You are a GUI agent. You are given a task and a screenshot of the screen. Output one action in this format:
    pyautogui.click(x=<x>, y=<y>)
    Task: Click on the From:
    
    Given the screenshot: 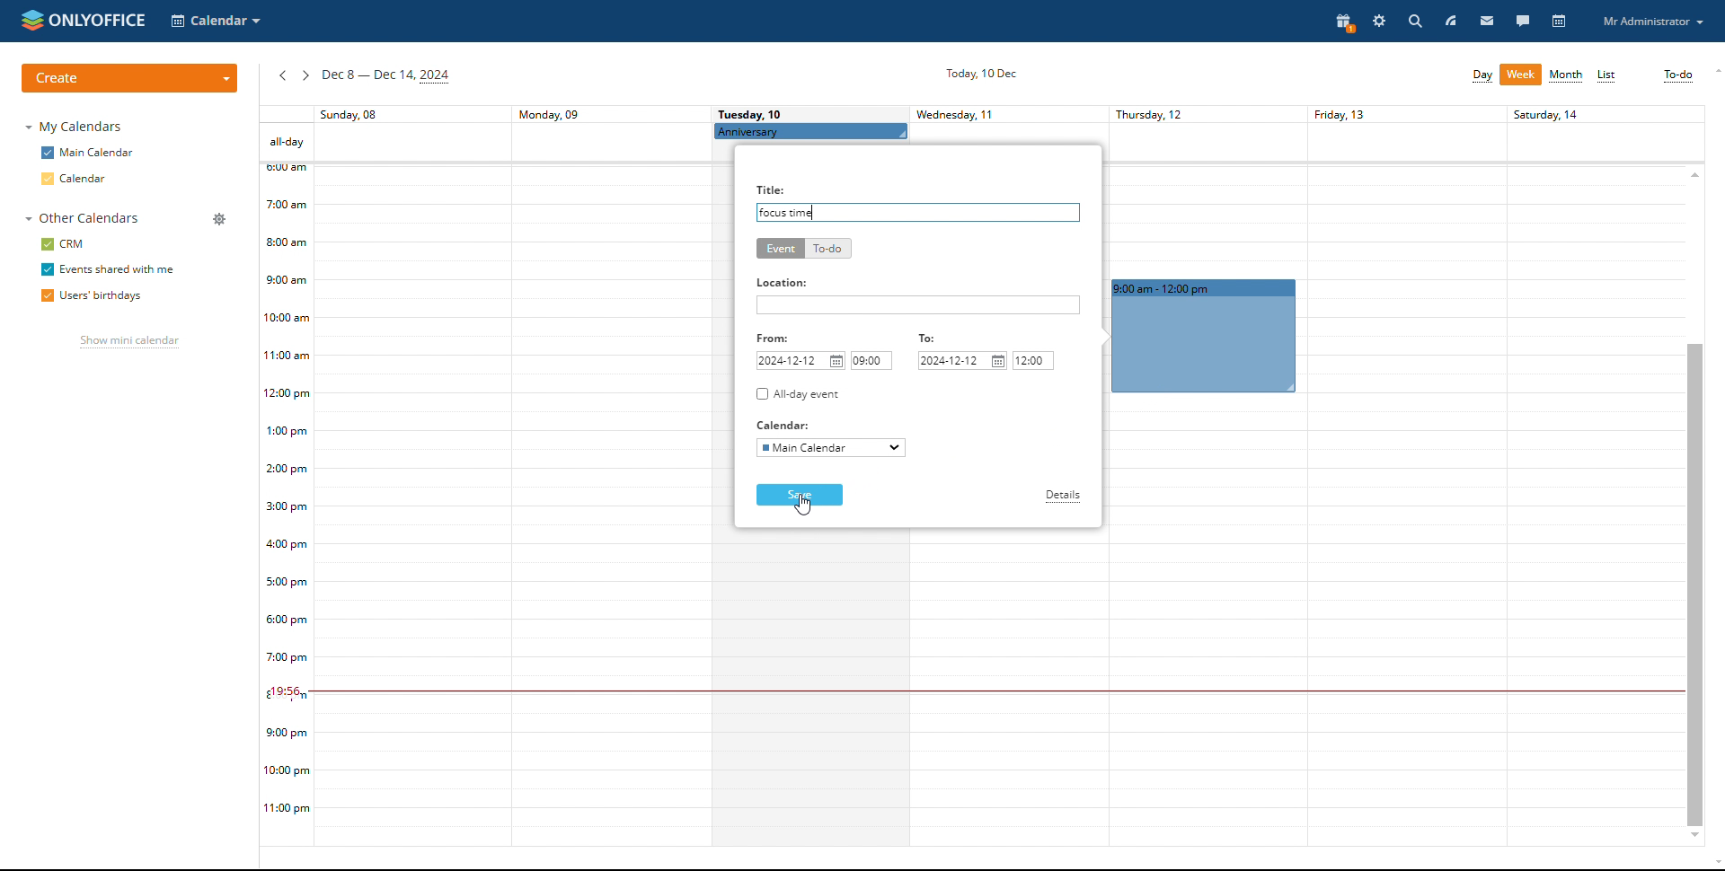 What is the action you would take?
    pyautogui.click(x=776, y=339)
    